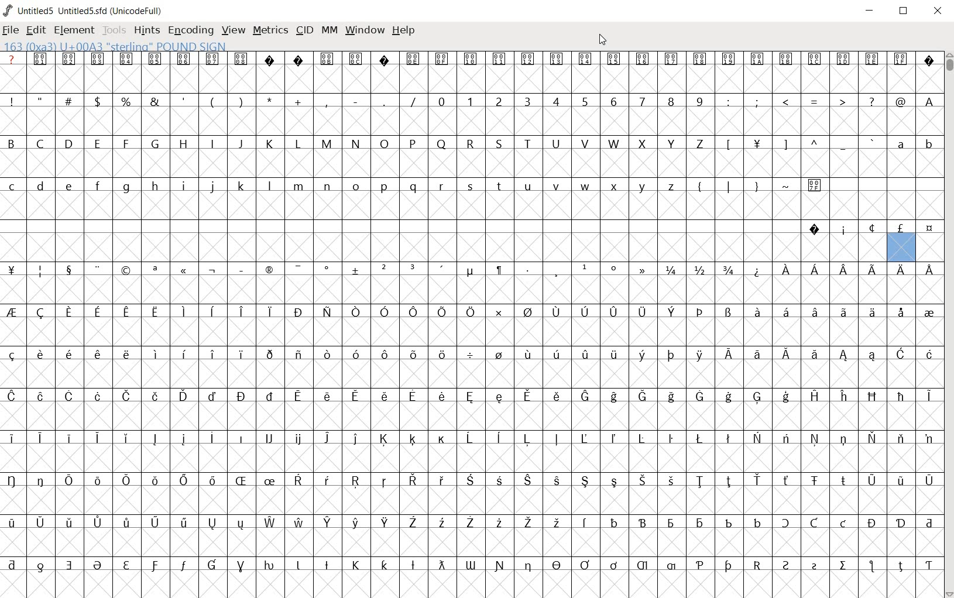 Image resolution: width=954 pixels, height=598 pixels. I want to click on Symbol, so click(527, 397).